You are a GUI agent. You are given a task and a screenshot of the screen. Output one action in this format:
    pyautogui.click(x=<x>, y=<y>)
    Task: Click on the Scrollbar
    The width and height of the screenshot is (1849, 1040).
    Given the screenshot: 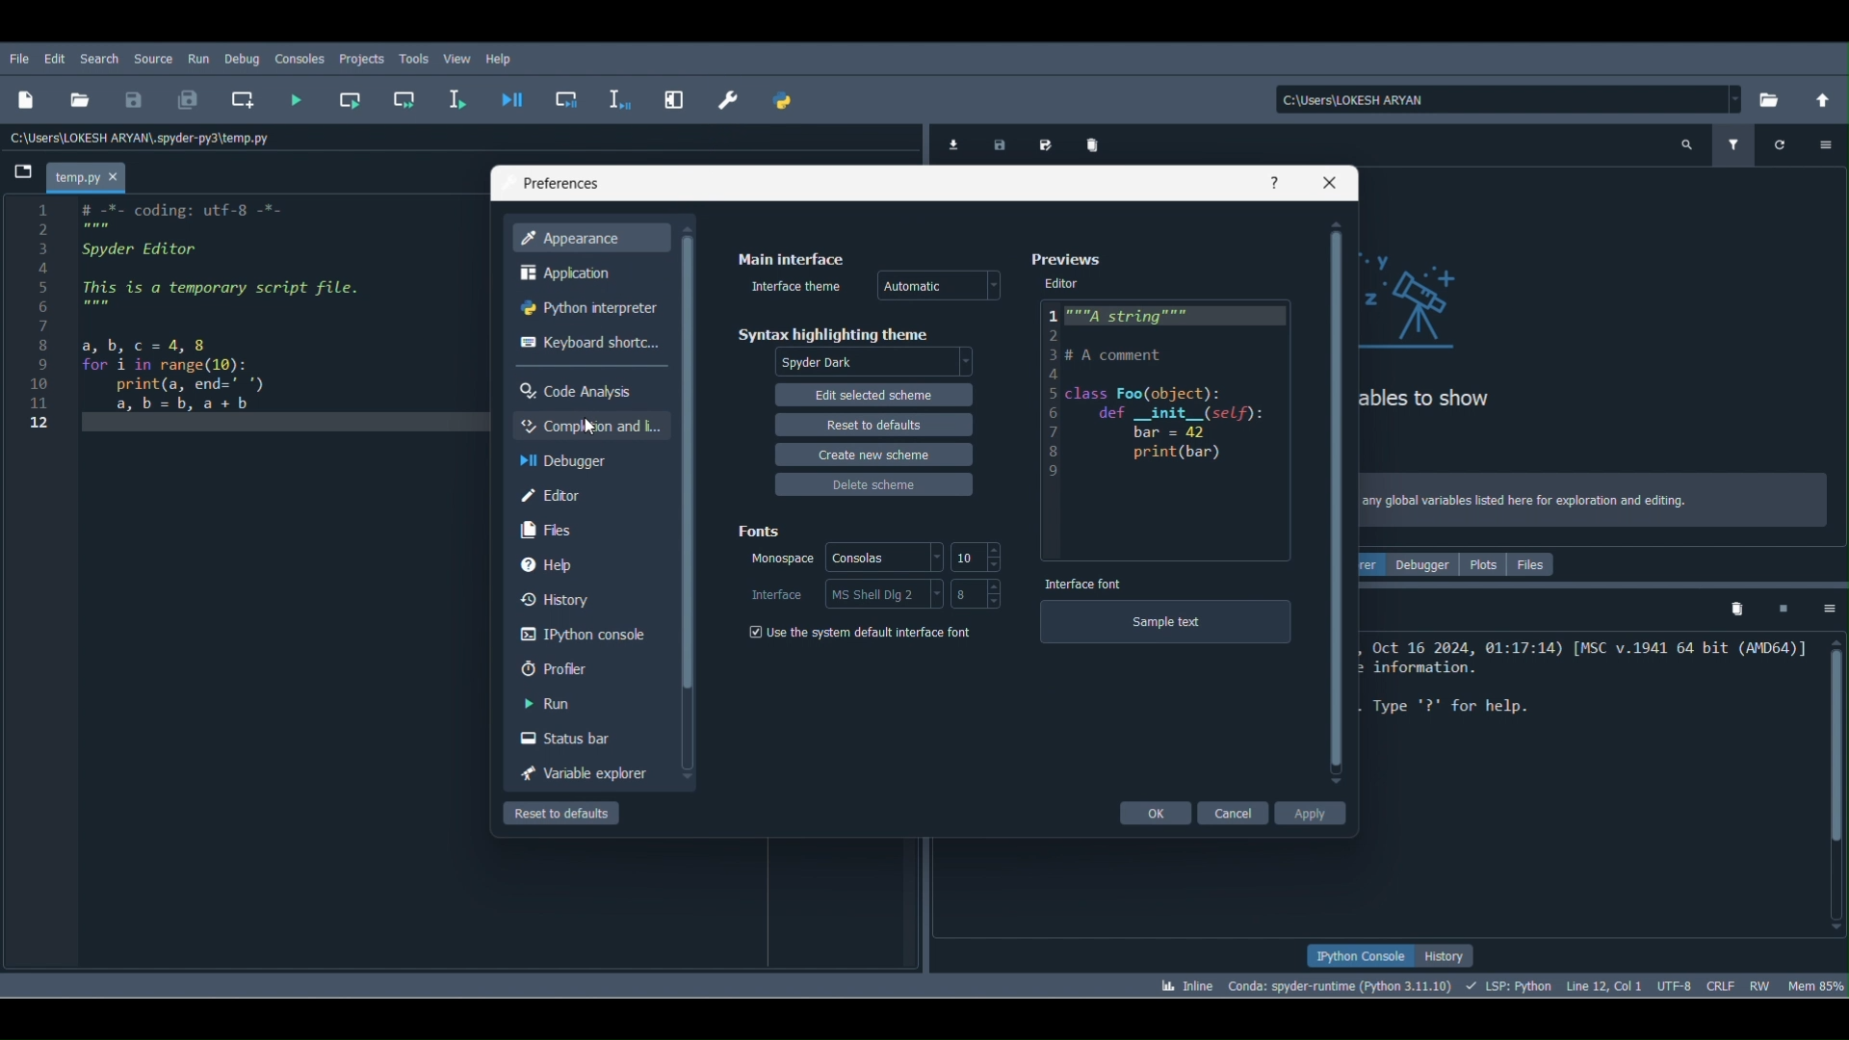 What is the action you would take?
    pyautogui.click(x=1331, y=501)
    